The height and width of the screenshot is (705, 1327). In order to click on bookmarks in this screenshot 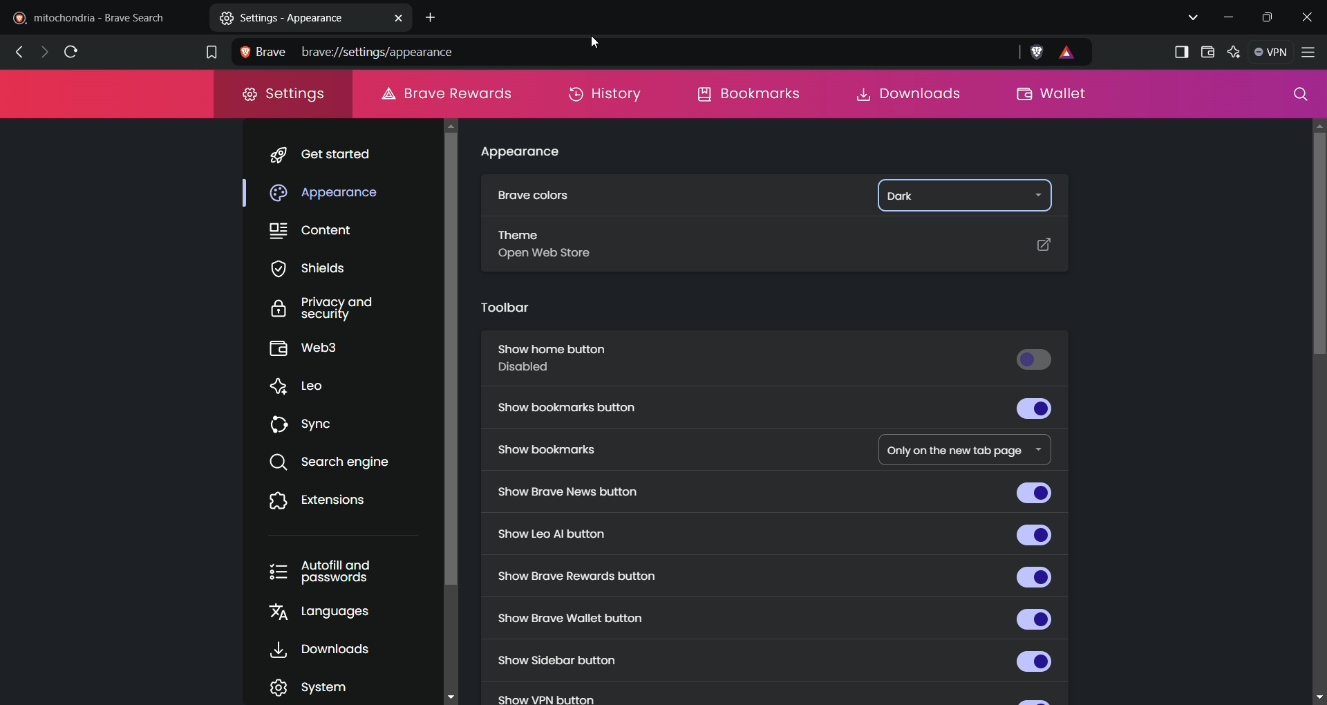, I will do `click(749, 97)`.